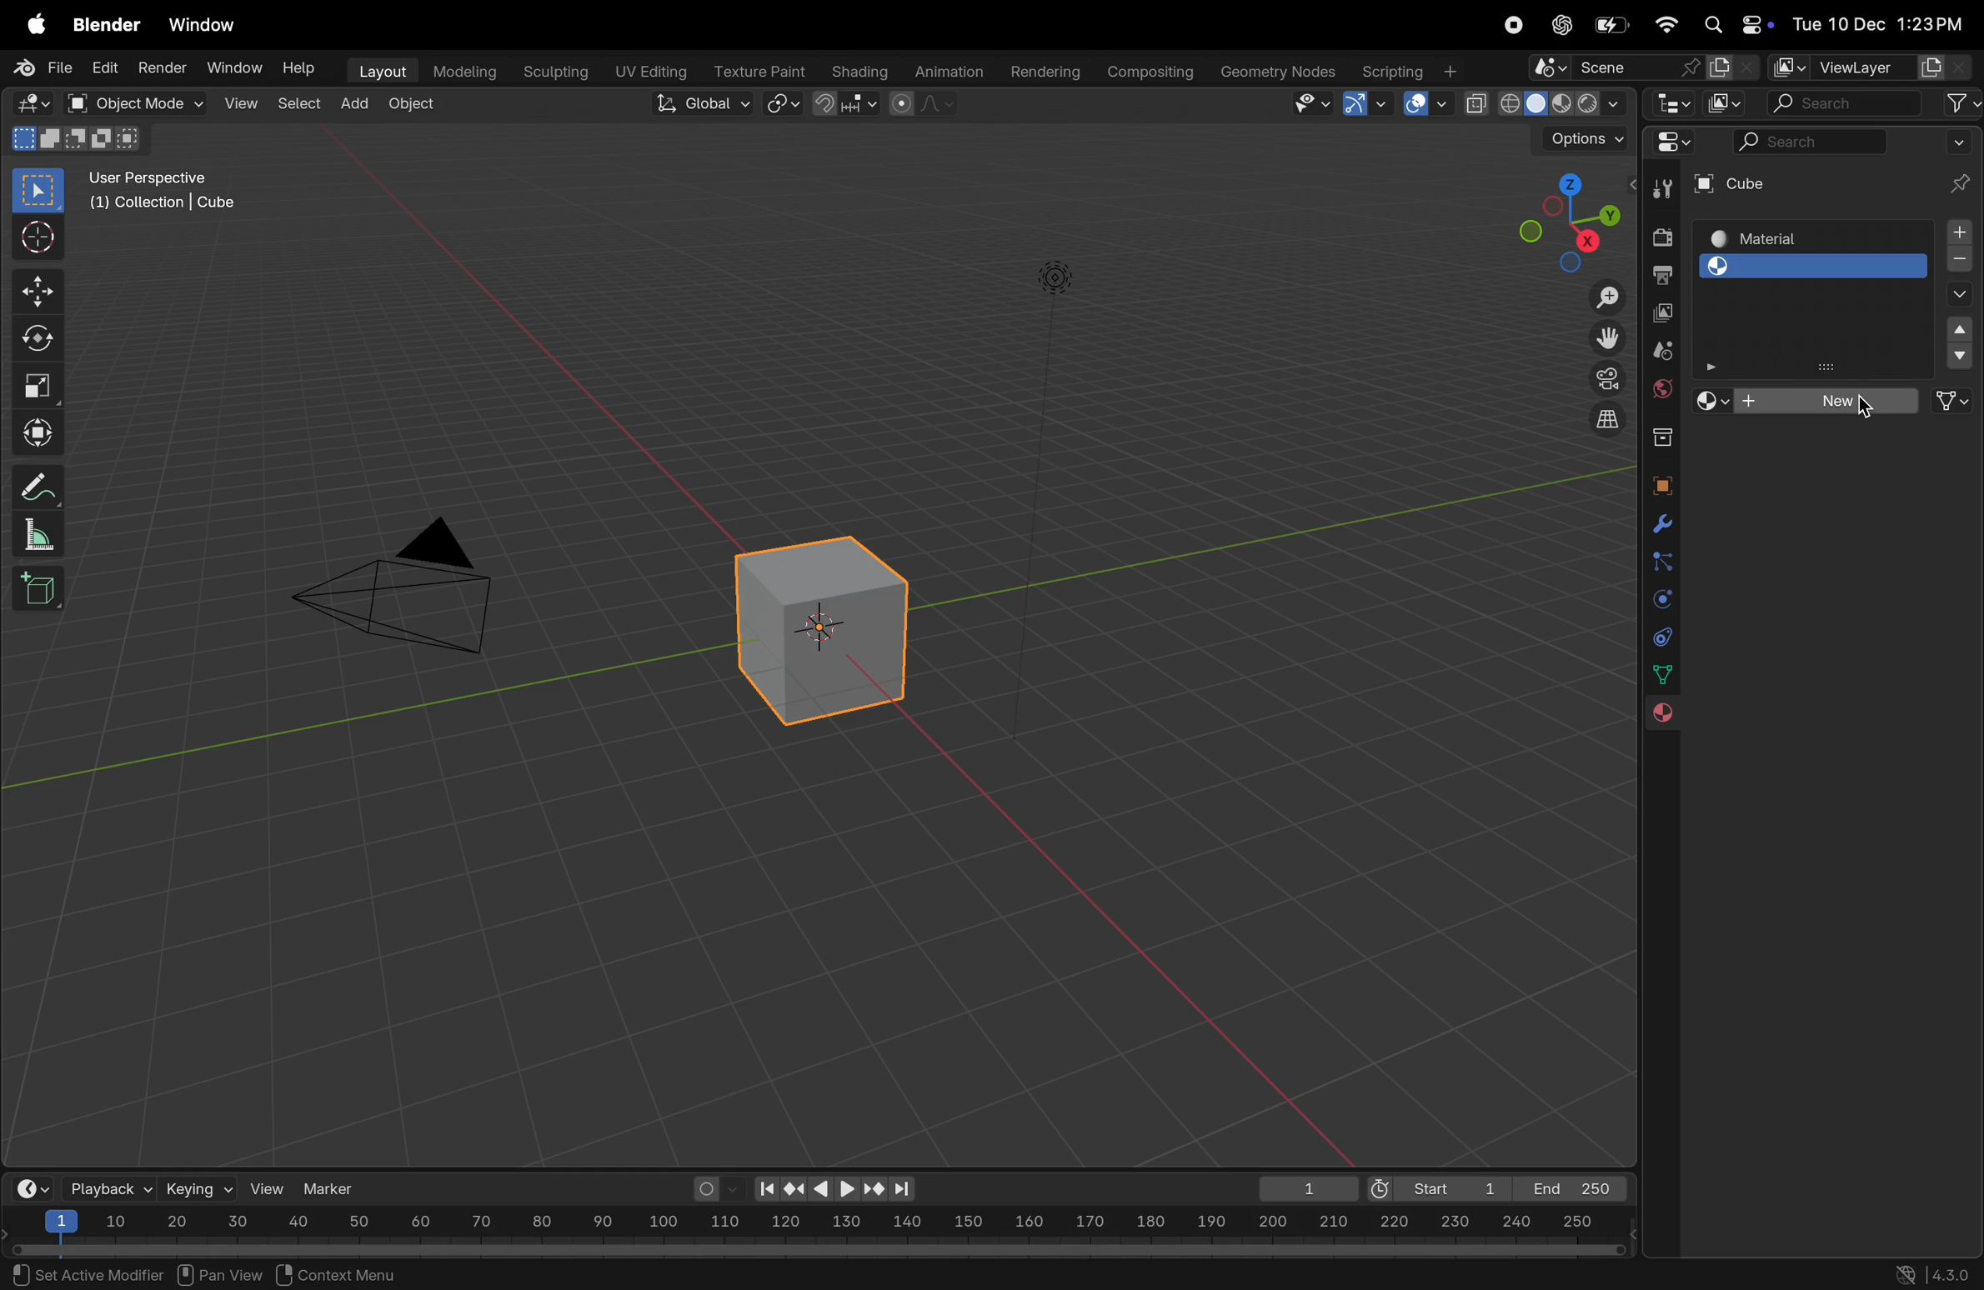 This screenshot has width=1984, height=1290. Describe the element at coordinates (127, 102) in the screenshot. I see `object mode` at that location.